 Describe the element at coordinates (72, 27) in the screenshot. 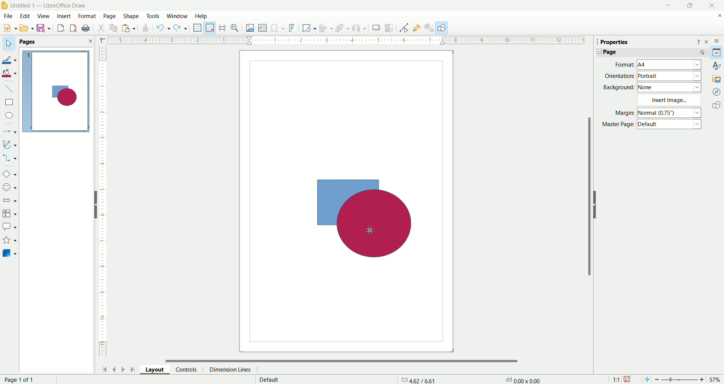

I see `export as PDF` at that location.